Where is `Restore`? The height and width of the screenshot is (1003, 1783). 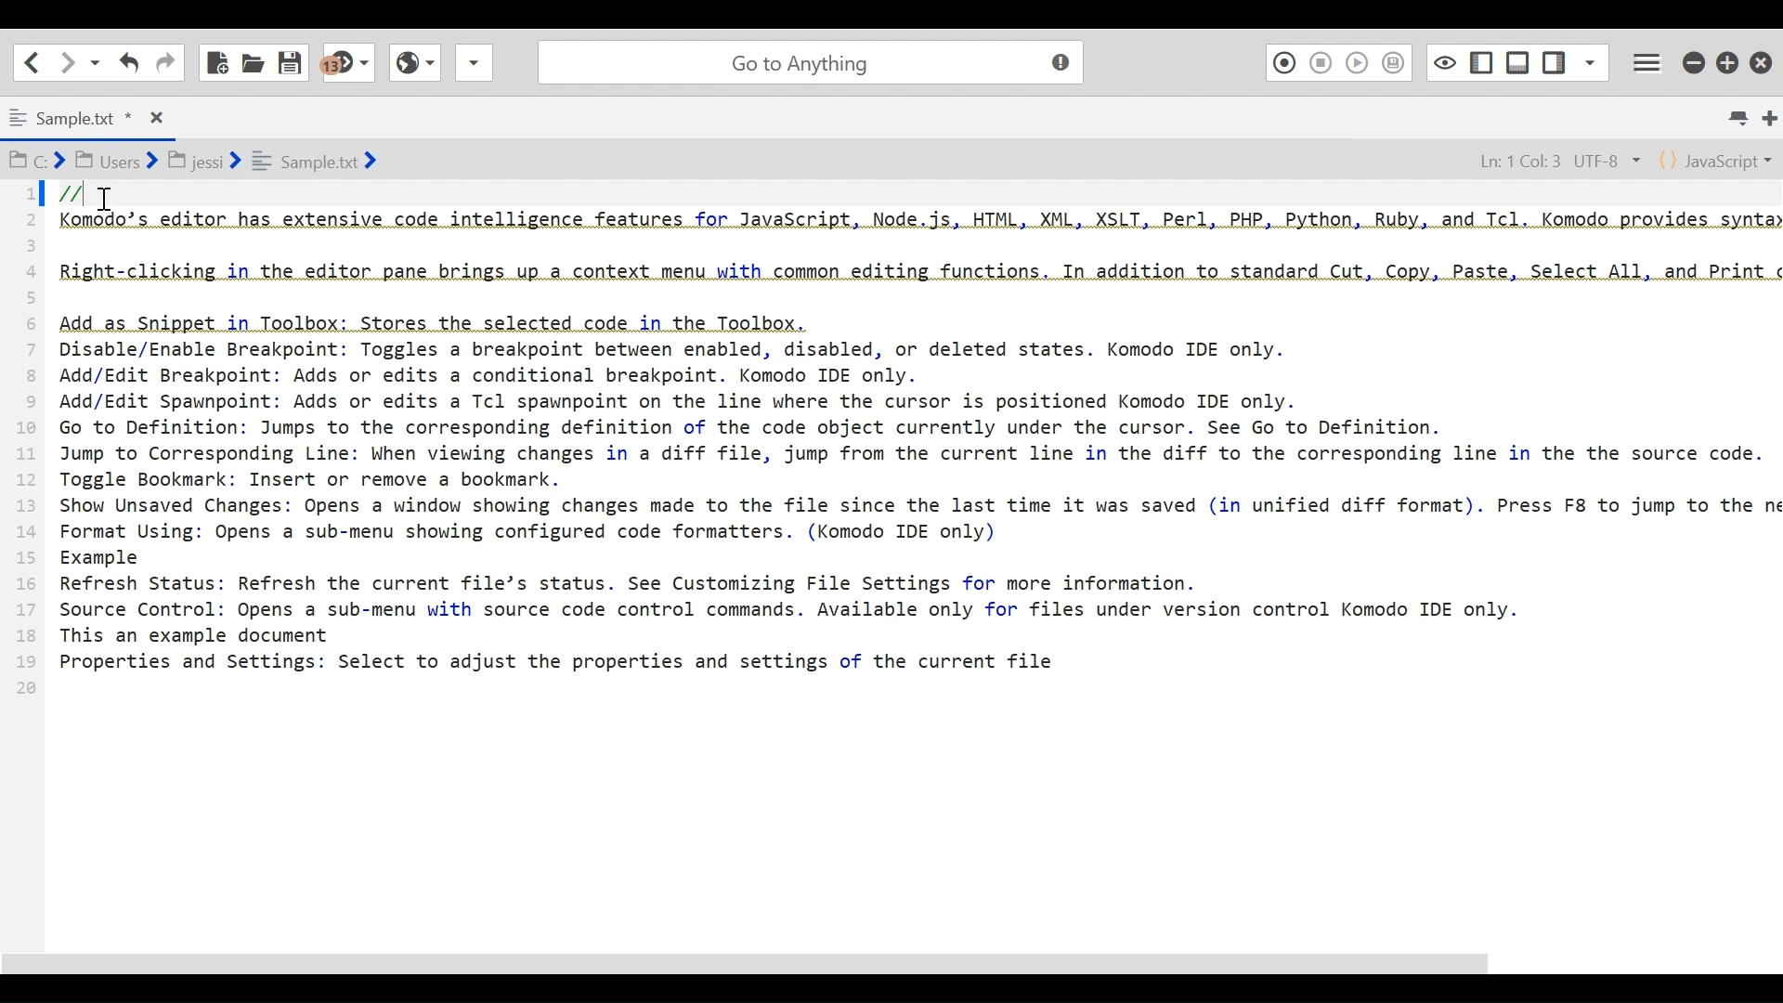
Restore is located at coordinates (1729, 59).